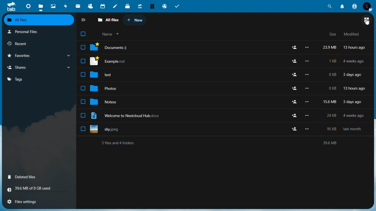 This screenshot has width=376, height=211. I want to click on add user, so click(293, 102).